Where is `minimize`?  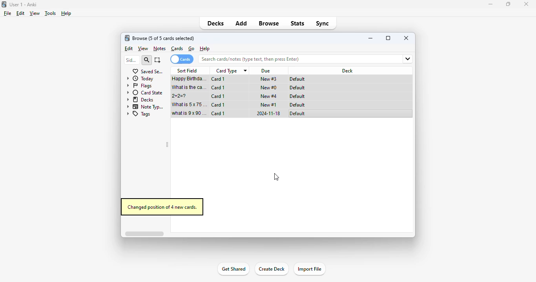
minimize is located at coordinates (371, 38).